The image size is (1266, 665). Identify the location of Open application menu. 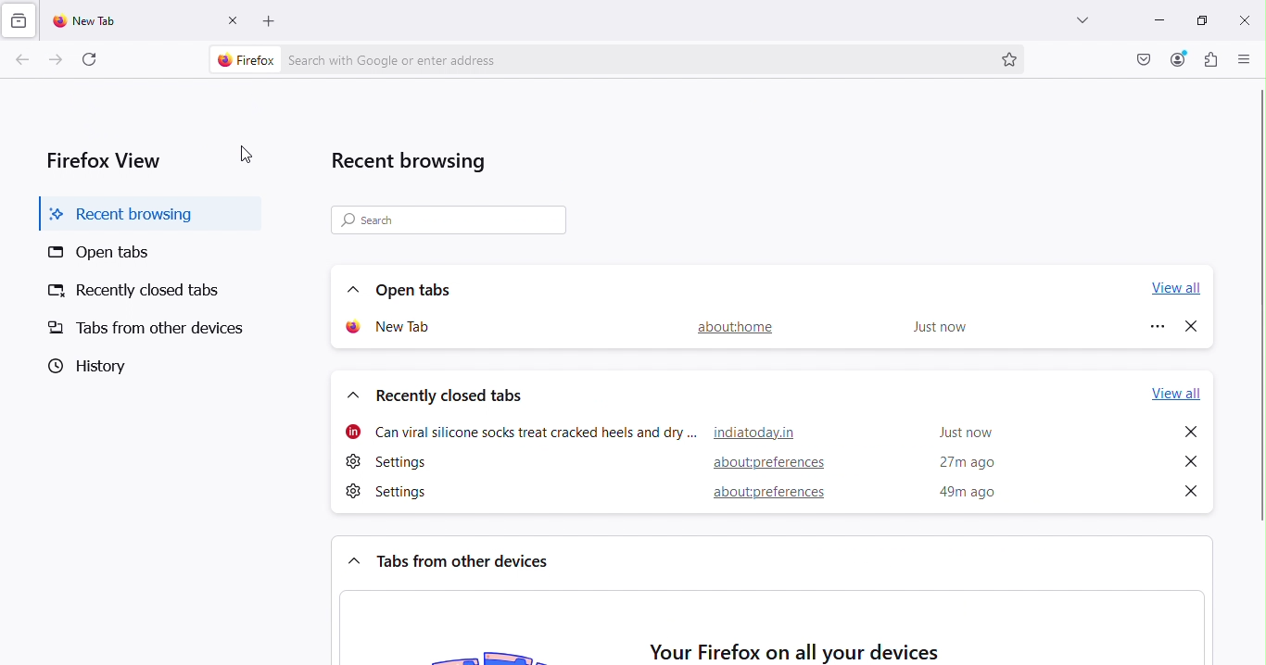
(1243, 59).